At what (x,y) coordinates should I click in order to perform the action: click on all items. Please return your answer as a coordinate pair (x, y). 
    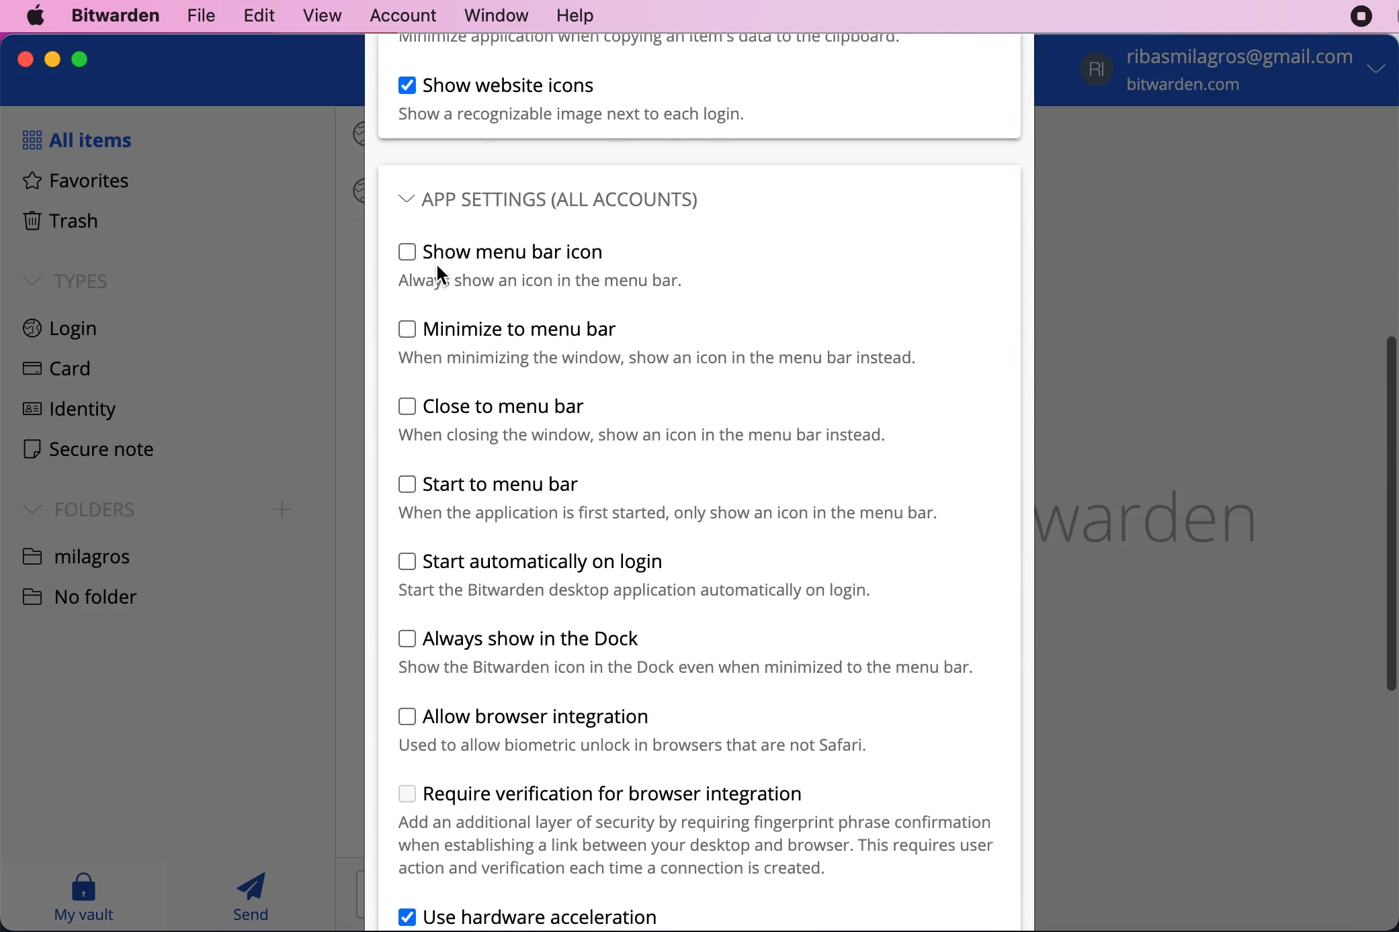
    Looking at the image, I should click on (73, 140).